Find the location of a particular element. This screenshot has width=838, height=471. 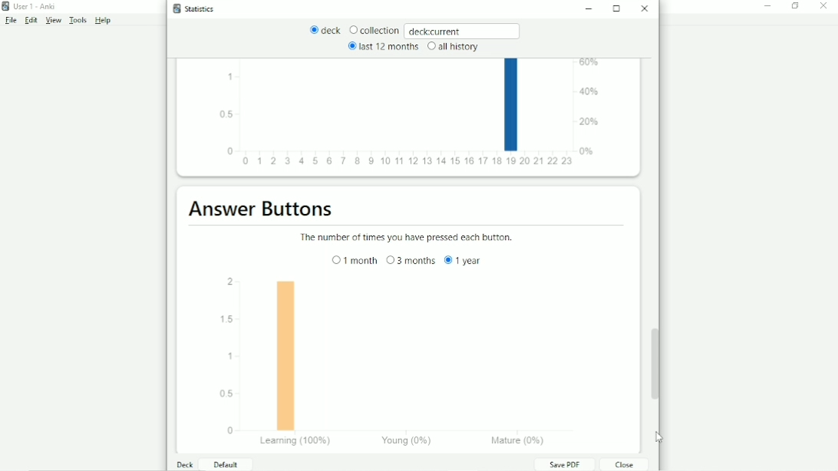

Close is located at coordinates (826, 6).